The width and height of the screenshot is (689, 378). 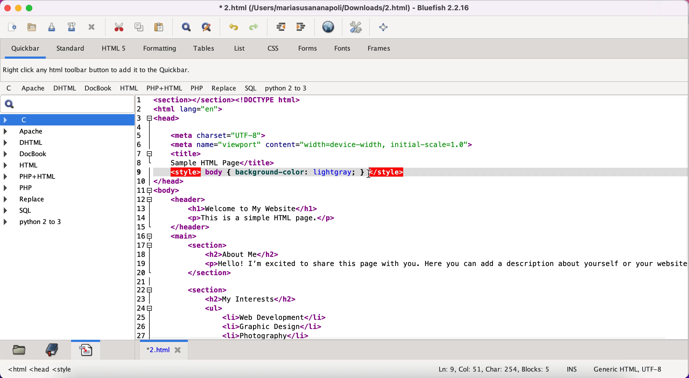 What do you see at coordinates (71, 27) in the screenshot?
I see `save file as` at bounding box center [71, 27].